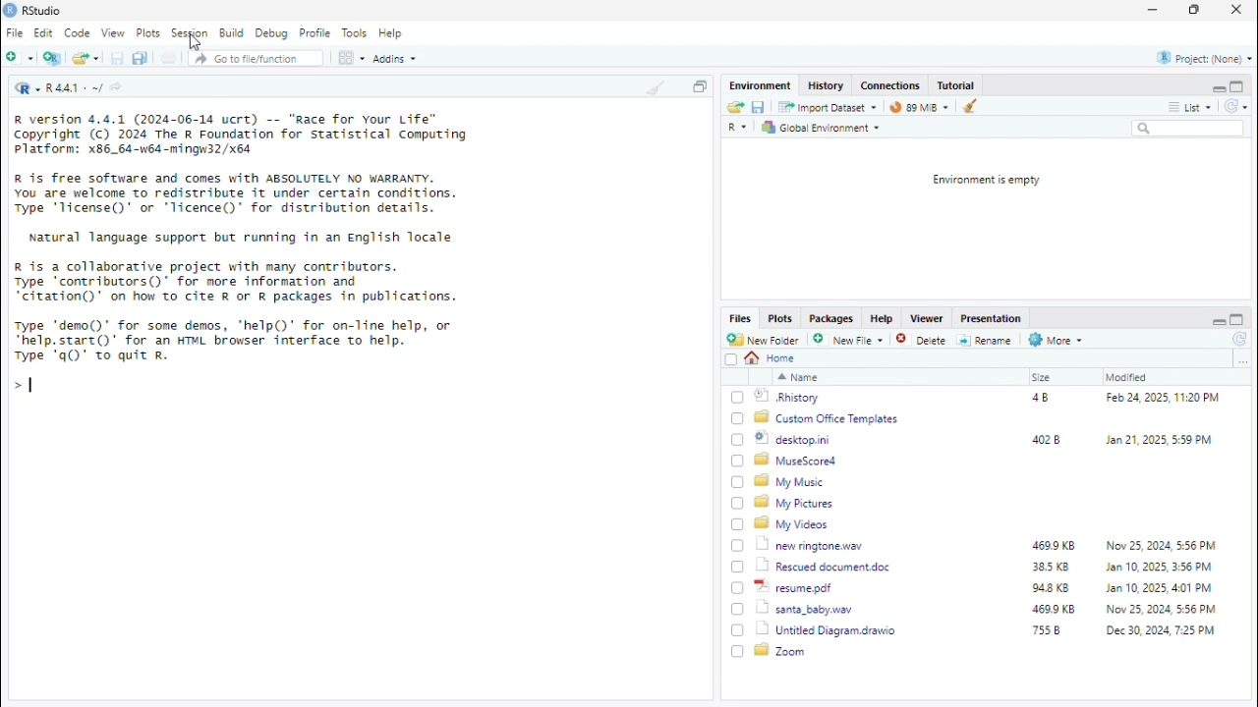 The height and width of the screenshot is (707, 1258). I want to click on Environment is empty, so click(986, 181).